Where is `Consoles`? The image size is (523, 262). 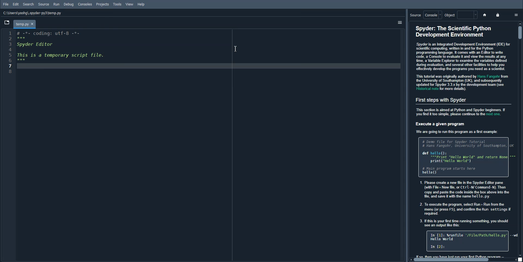
Consoles is located at coordinates (85, 4).